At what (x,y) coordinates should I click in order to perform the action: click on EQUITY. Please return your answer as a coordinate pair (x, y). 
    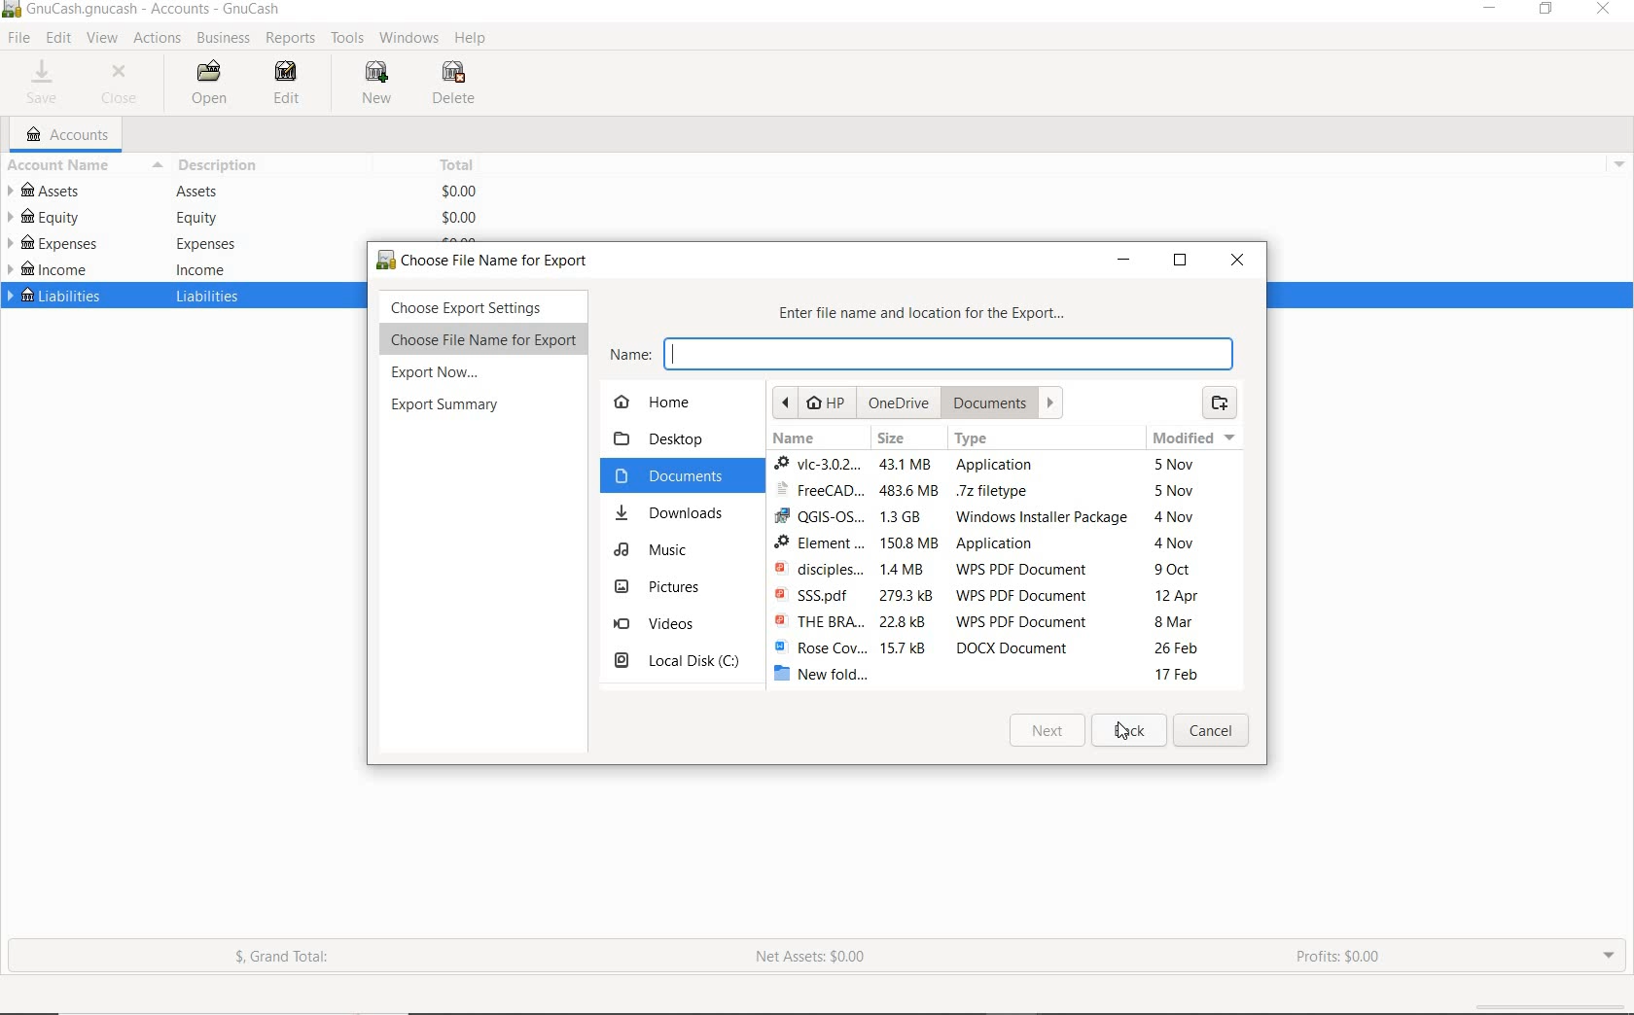
    Looking at the image, I should click on (51, 217).